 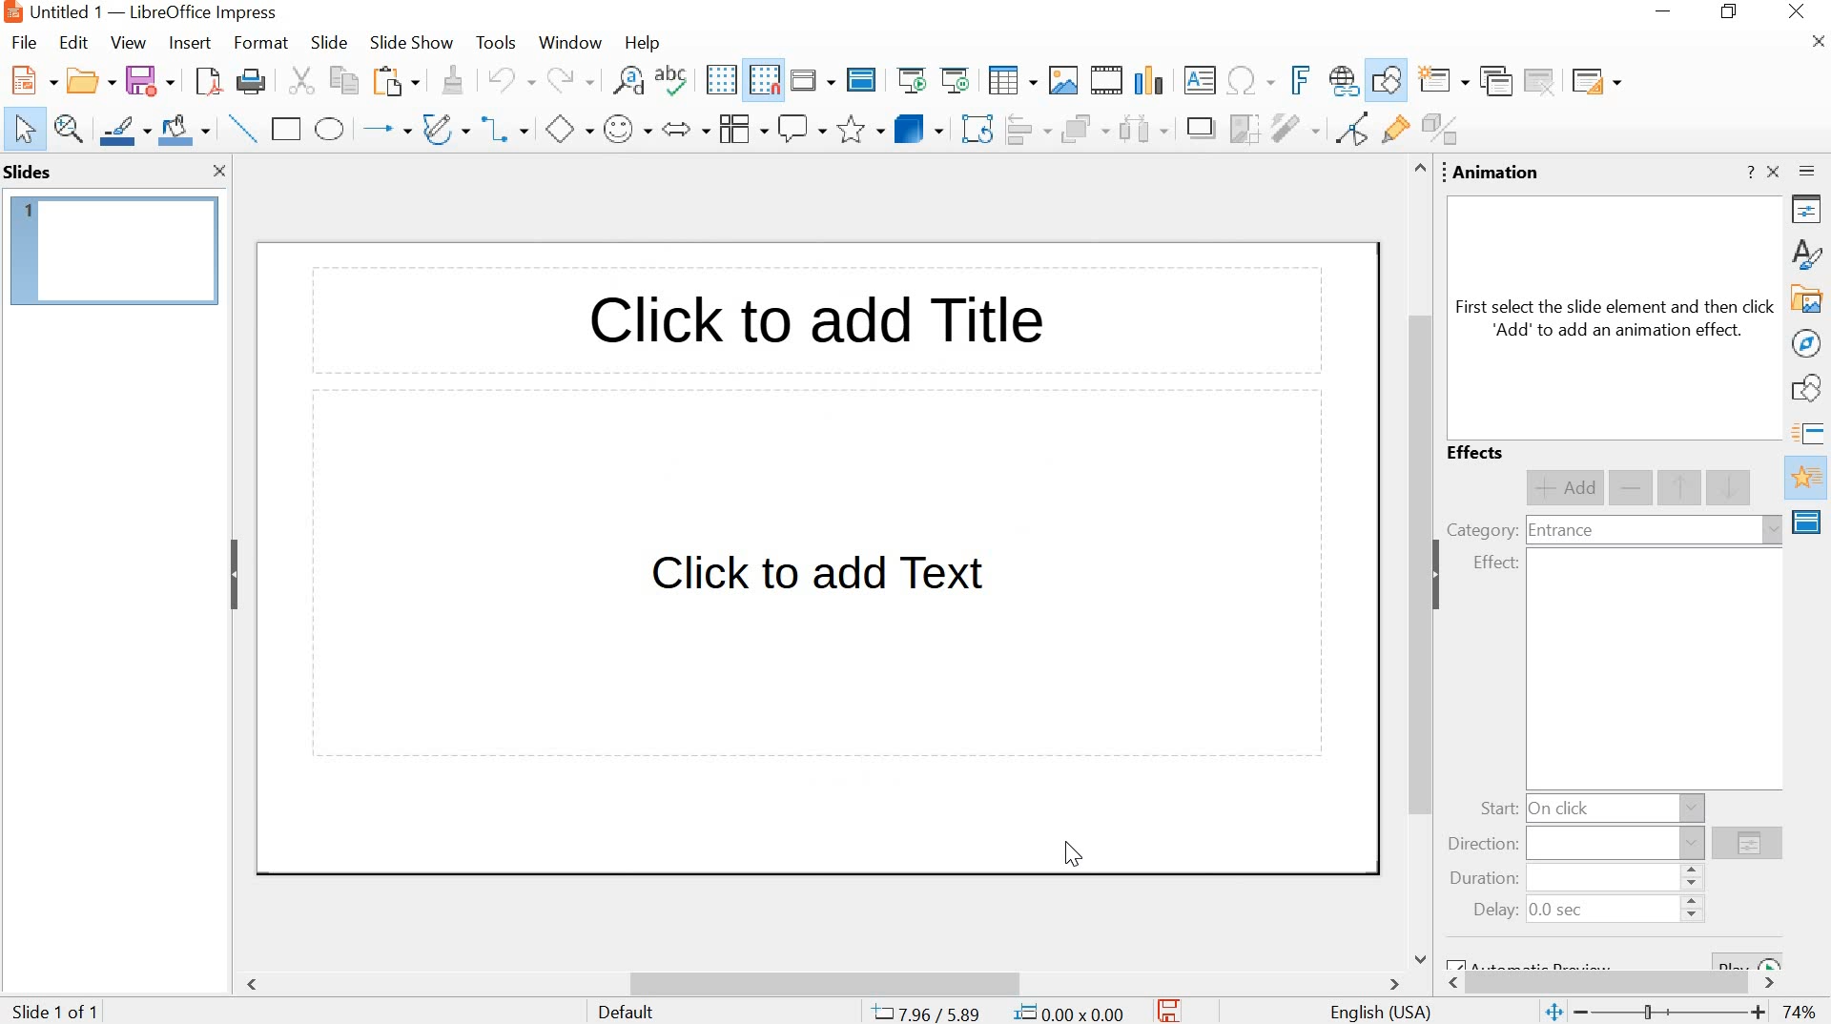 I want to click on master slides, so click(x=1809, y=522).